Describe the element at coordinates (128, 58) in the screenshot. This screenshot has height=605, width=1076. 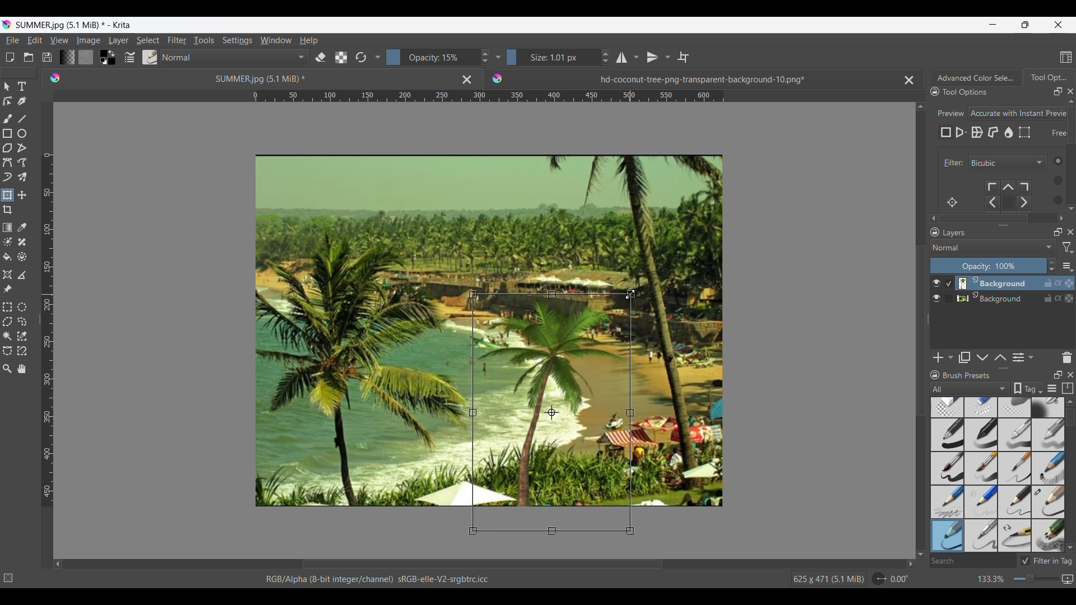
I see `Edit brush settings` at that location.